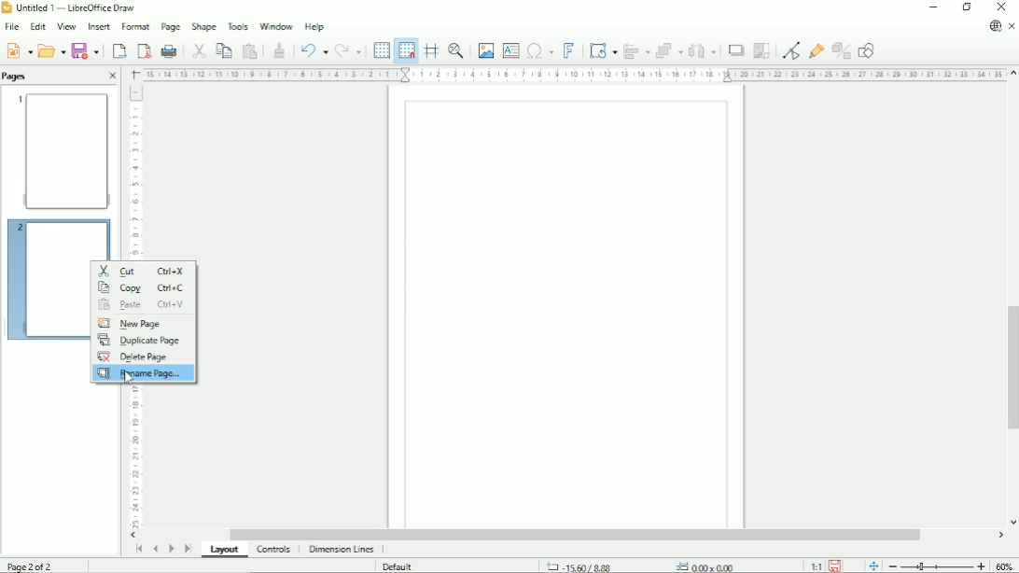 The width and height of the screenshot is (1019, 573). What do you see at coordinates (605, 50) in the screenshot?
I see `Transformation` at bounding box center [605, 50].